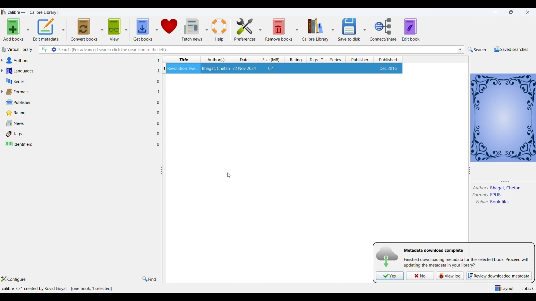 The height and width of the screenshot is (301, 536). What do you see at coordinates (65, 30) in the screenshot?
I see `edit metadata options dropdown button` at bounding box center [65, 30].